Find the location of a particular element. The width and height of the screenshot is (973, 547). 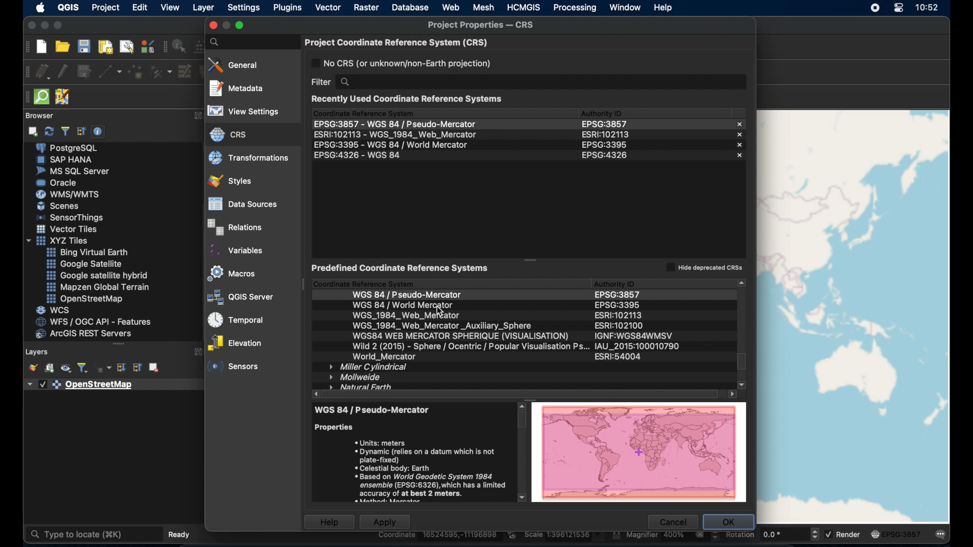

ms sql server is located at coordinates (76, 171).